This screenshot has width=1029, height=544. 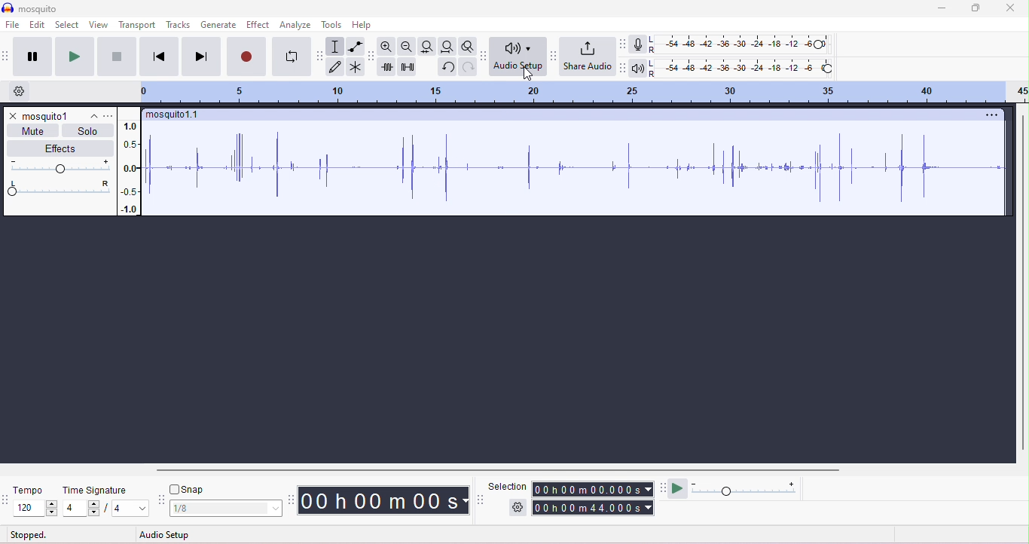 I want to click on zoom in, so click(x=405, y=47).